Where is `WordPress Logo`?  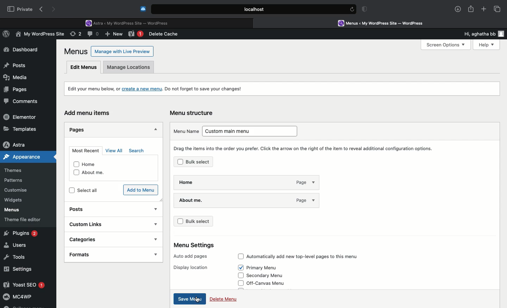
WordPress Logo is located at coordinates (7, 35).